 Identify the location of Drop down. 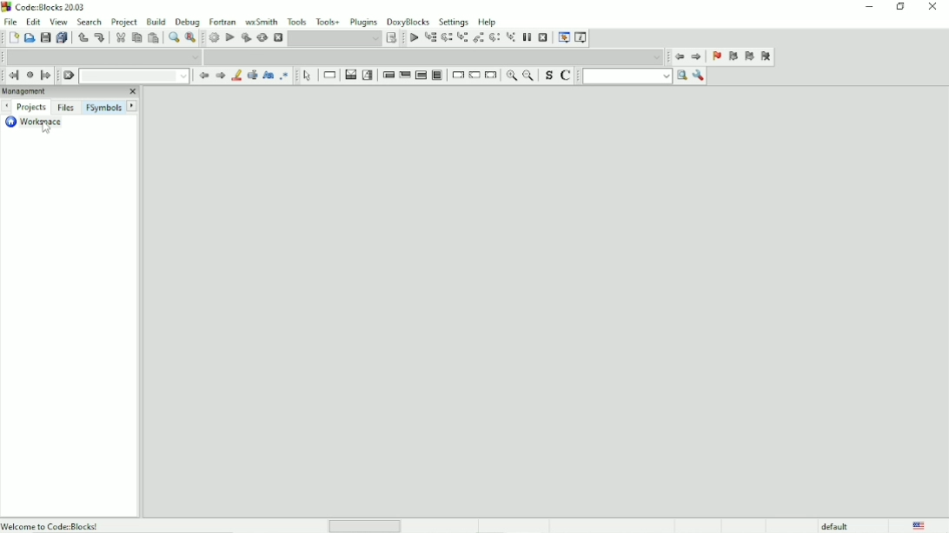
(104, 56).